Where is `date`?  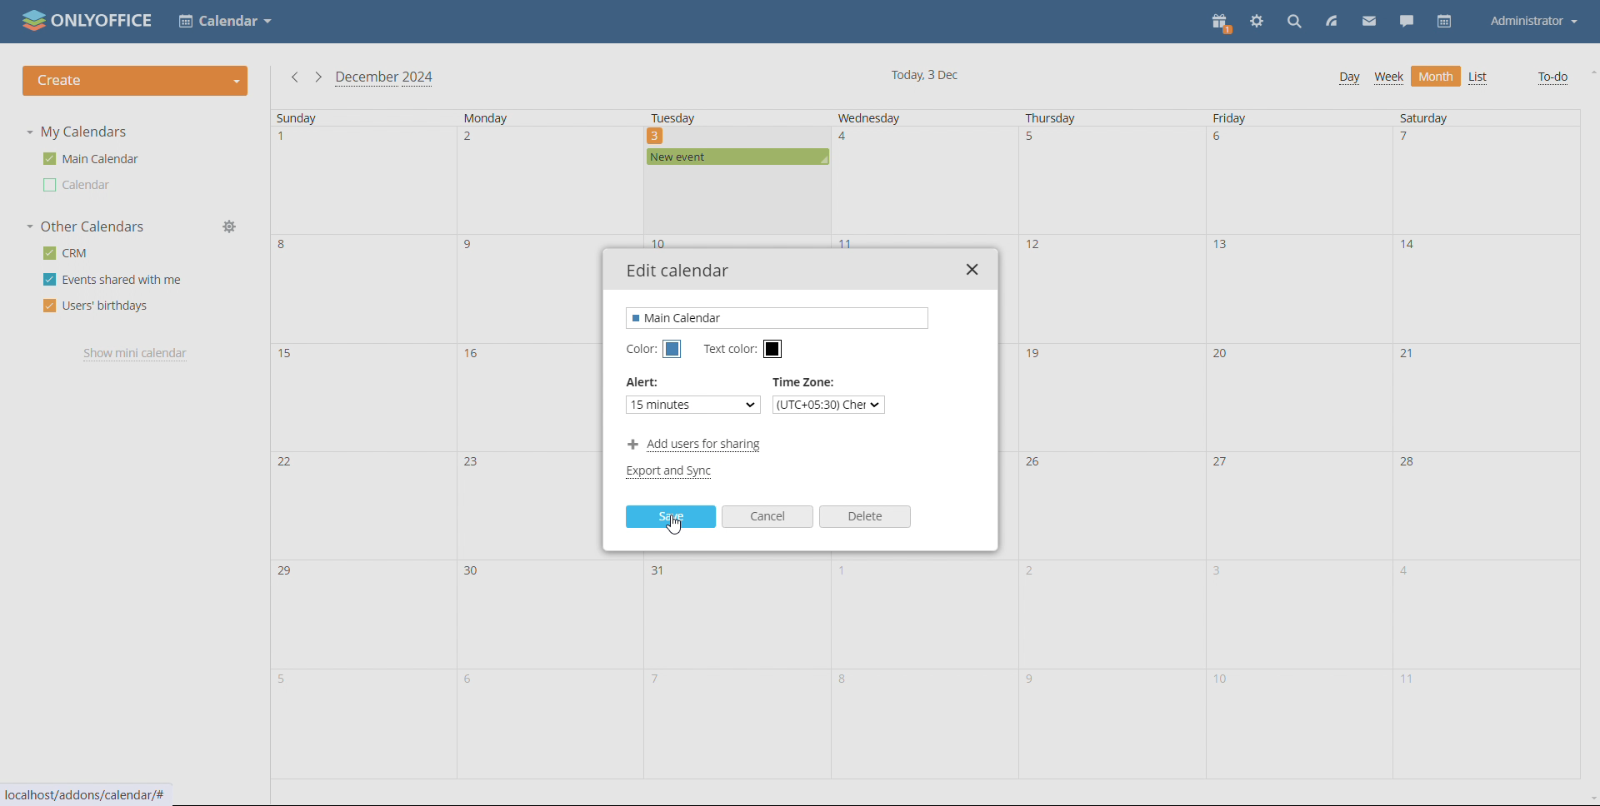
date is located at coordinates (1489, 612).